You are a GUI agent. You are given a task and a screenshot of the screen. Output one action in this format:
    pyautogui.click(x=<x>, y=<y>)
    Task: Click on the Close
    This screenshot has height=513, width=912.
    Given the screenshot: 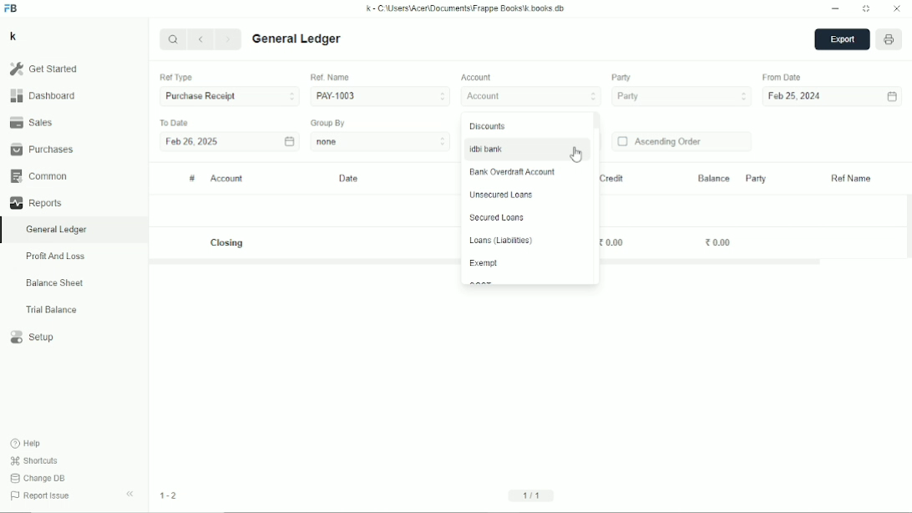 What is the action you would take?
    pyautogui.click(x=897, y=9)
    